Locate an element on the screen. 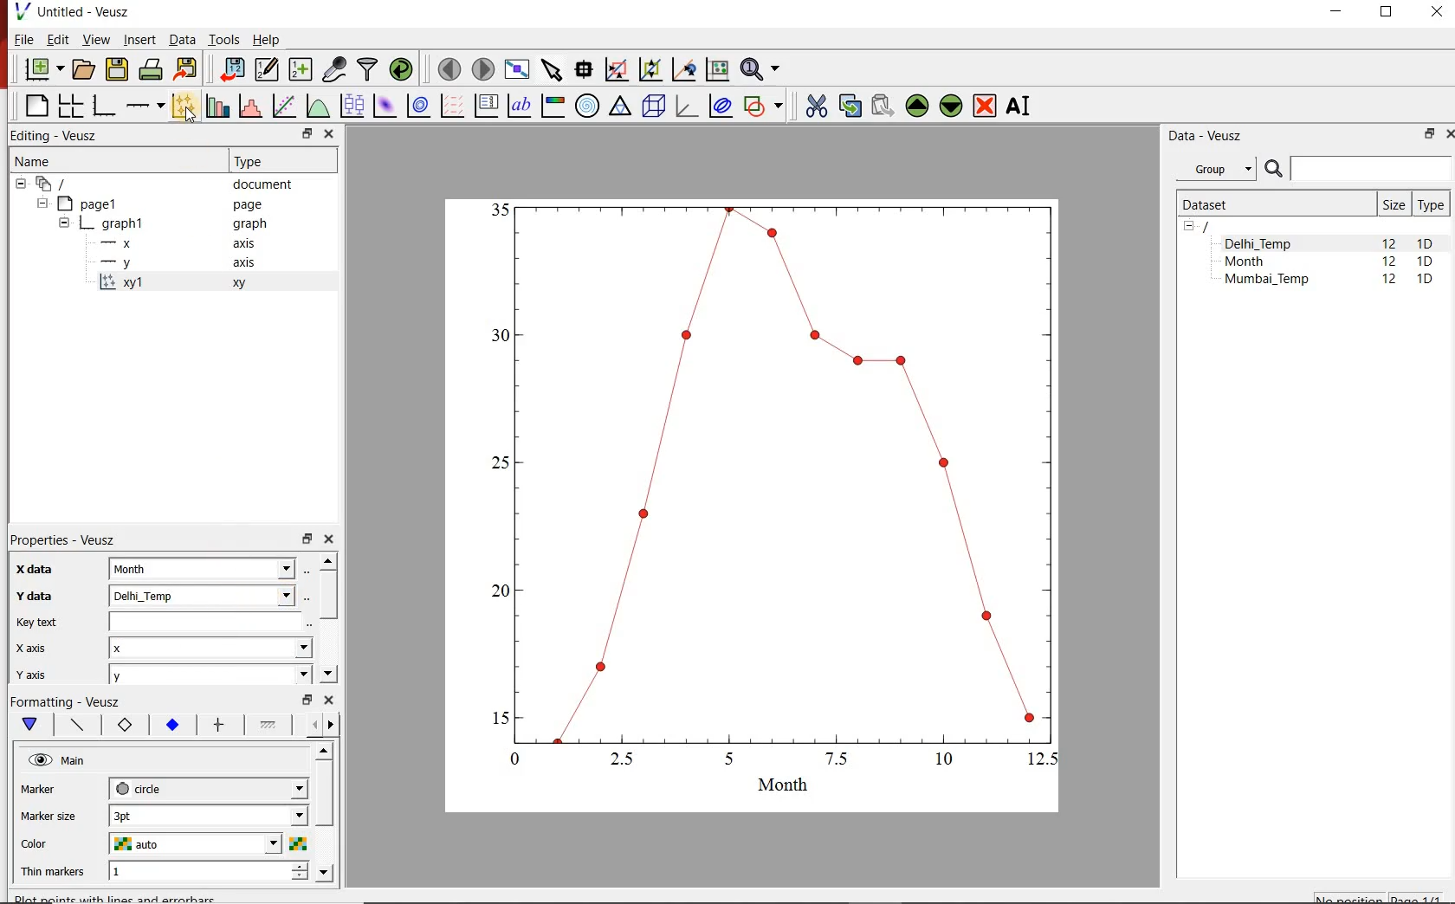 The image size is (1455, 904). circle is located at coordinates (209, 789).